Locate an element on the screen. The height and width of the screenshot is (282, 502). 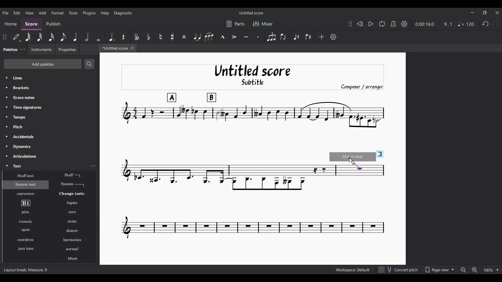
Accent is located at coordinates (234, 37).